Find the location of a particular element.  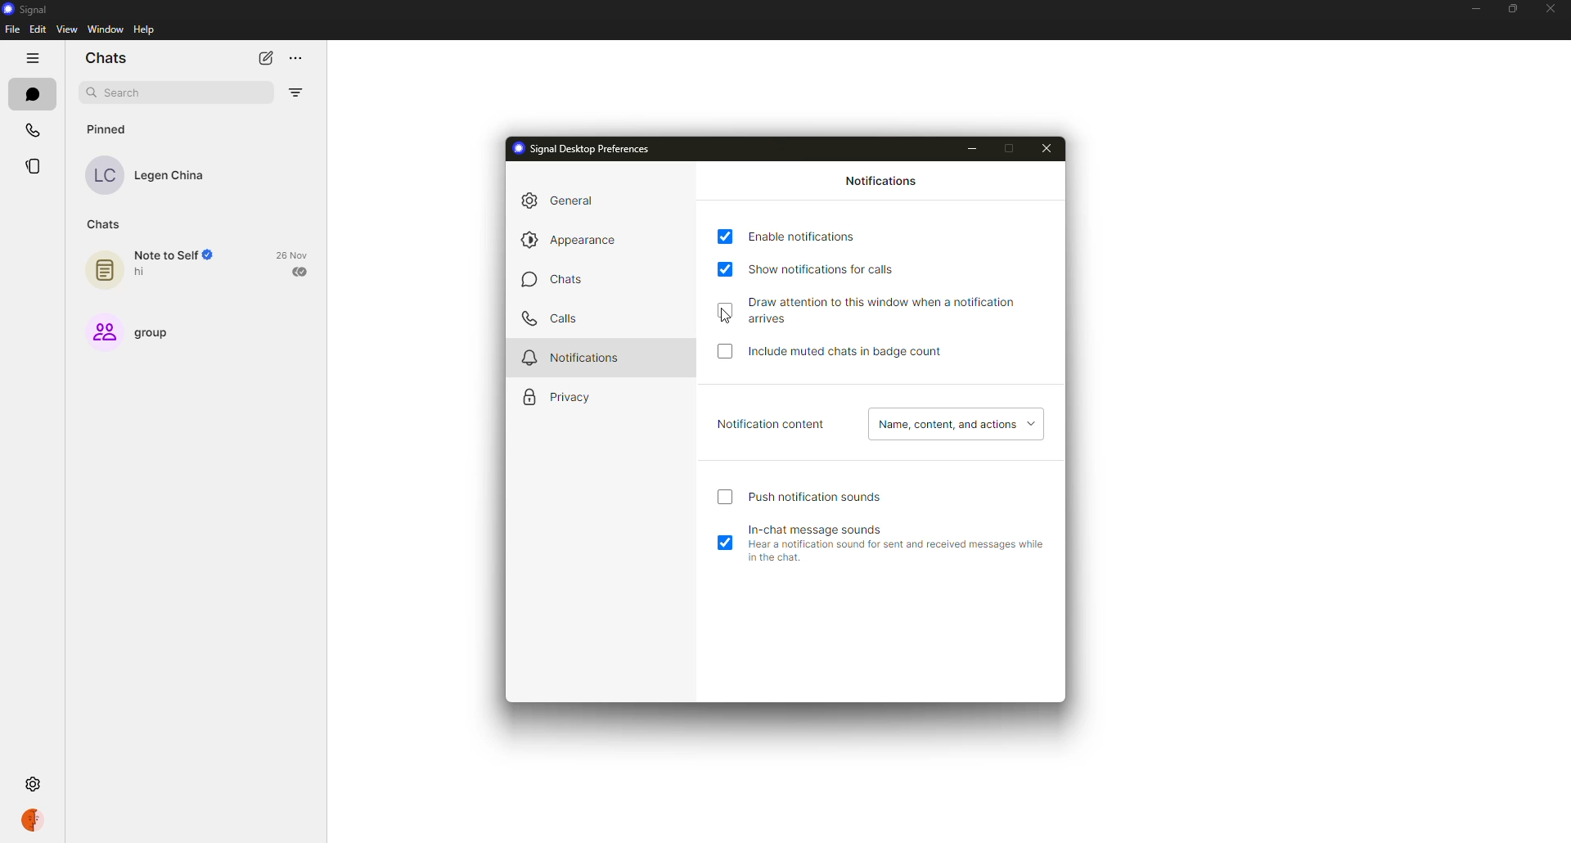

appearance is located at coordinates (575, 241).